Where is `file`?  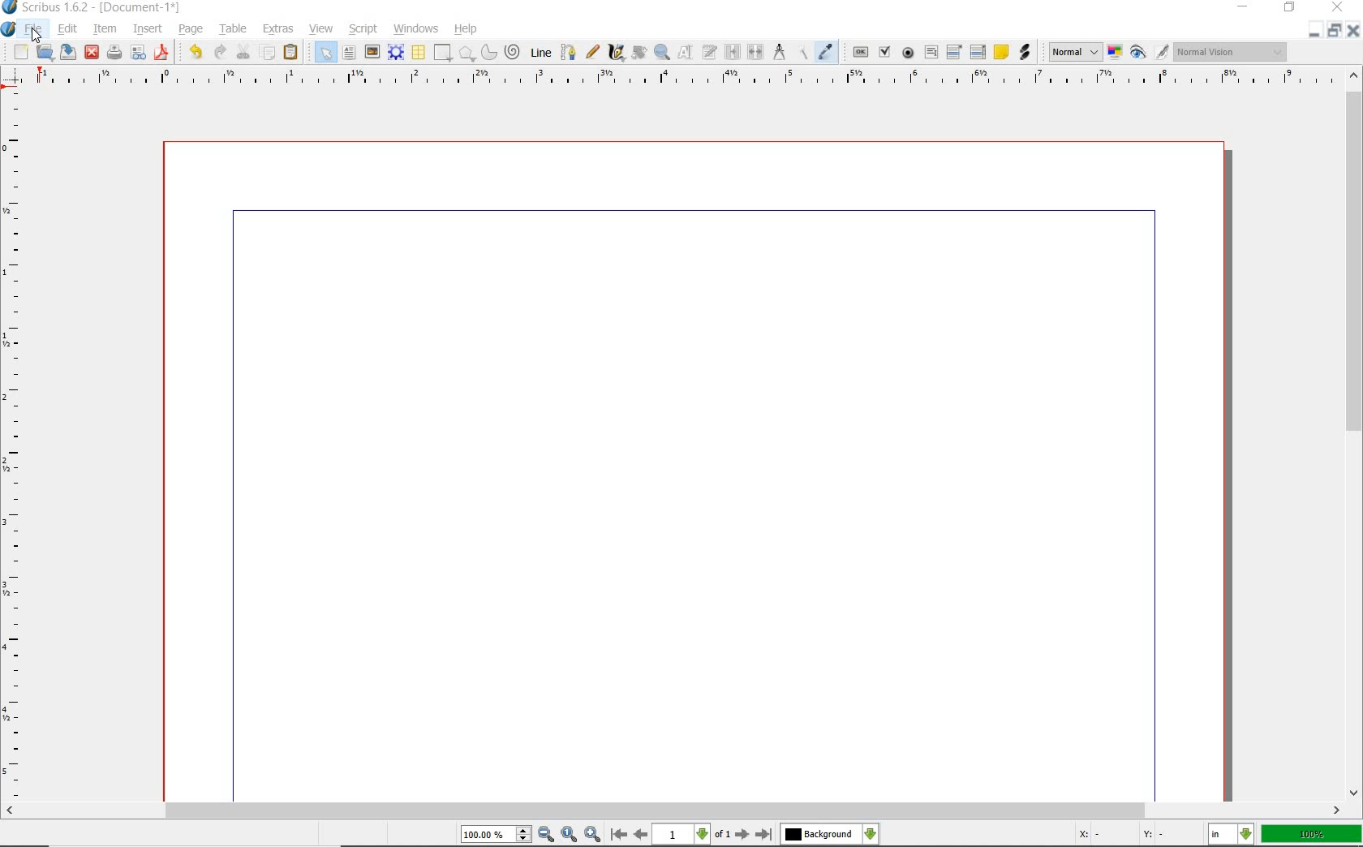 file is located at coordinates (37, 30).